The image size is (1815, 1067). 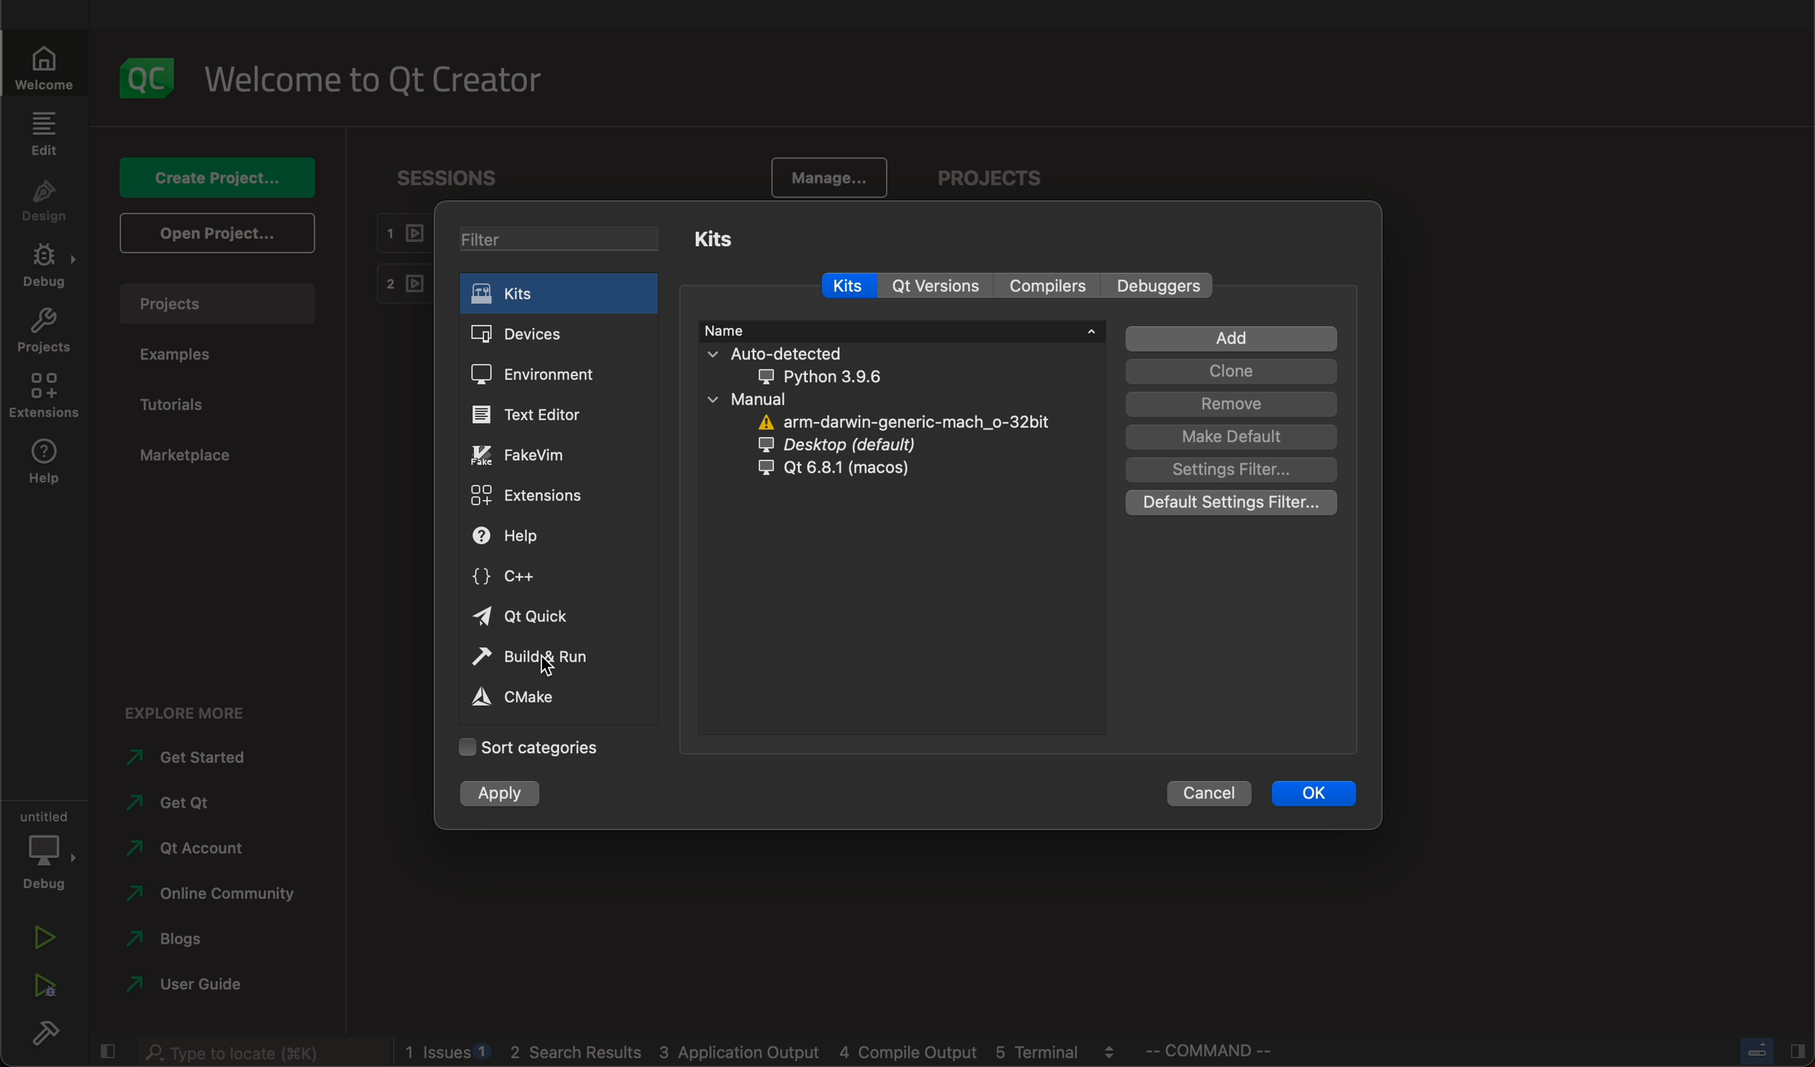 I want to click on blogs, so click(x=764, y=1052).